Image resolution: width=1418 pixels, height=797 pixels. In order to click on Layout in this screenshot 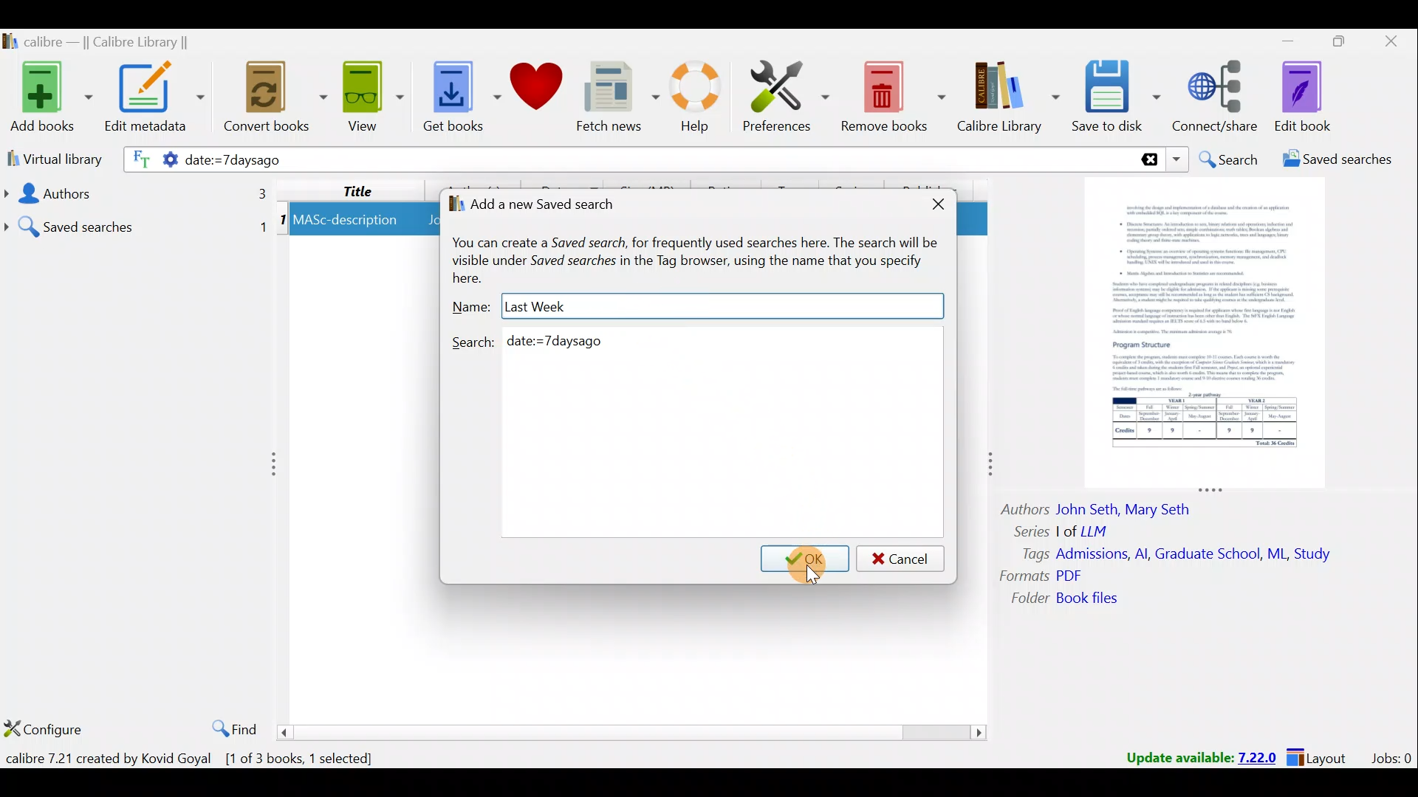, I will do `click(1321, 756)`.